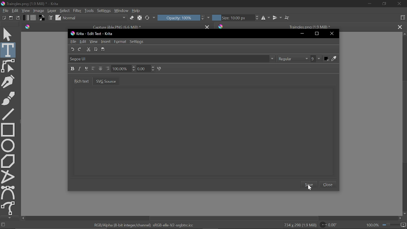 This screenshot has width=407, height=229. What do you see at coordinates (328, 184) in the screenshot?
I see `Close` at bounding box center [328, 184].